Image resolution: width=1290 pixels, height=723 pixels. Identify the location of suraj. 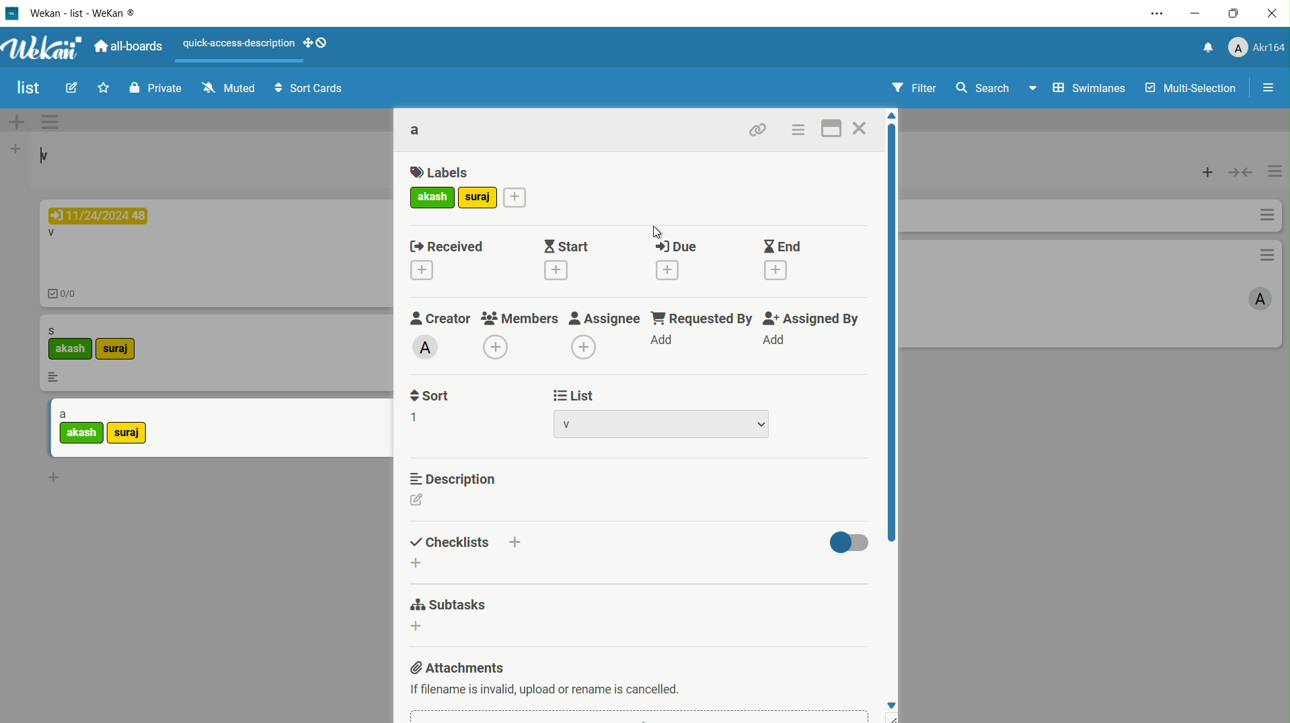
(113, 348).